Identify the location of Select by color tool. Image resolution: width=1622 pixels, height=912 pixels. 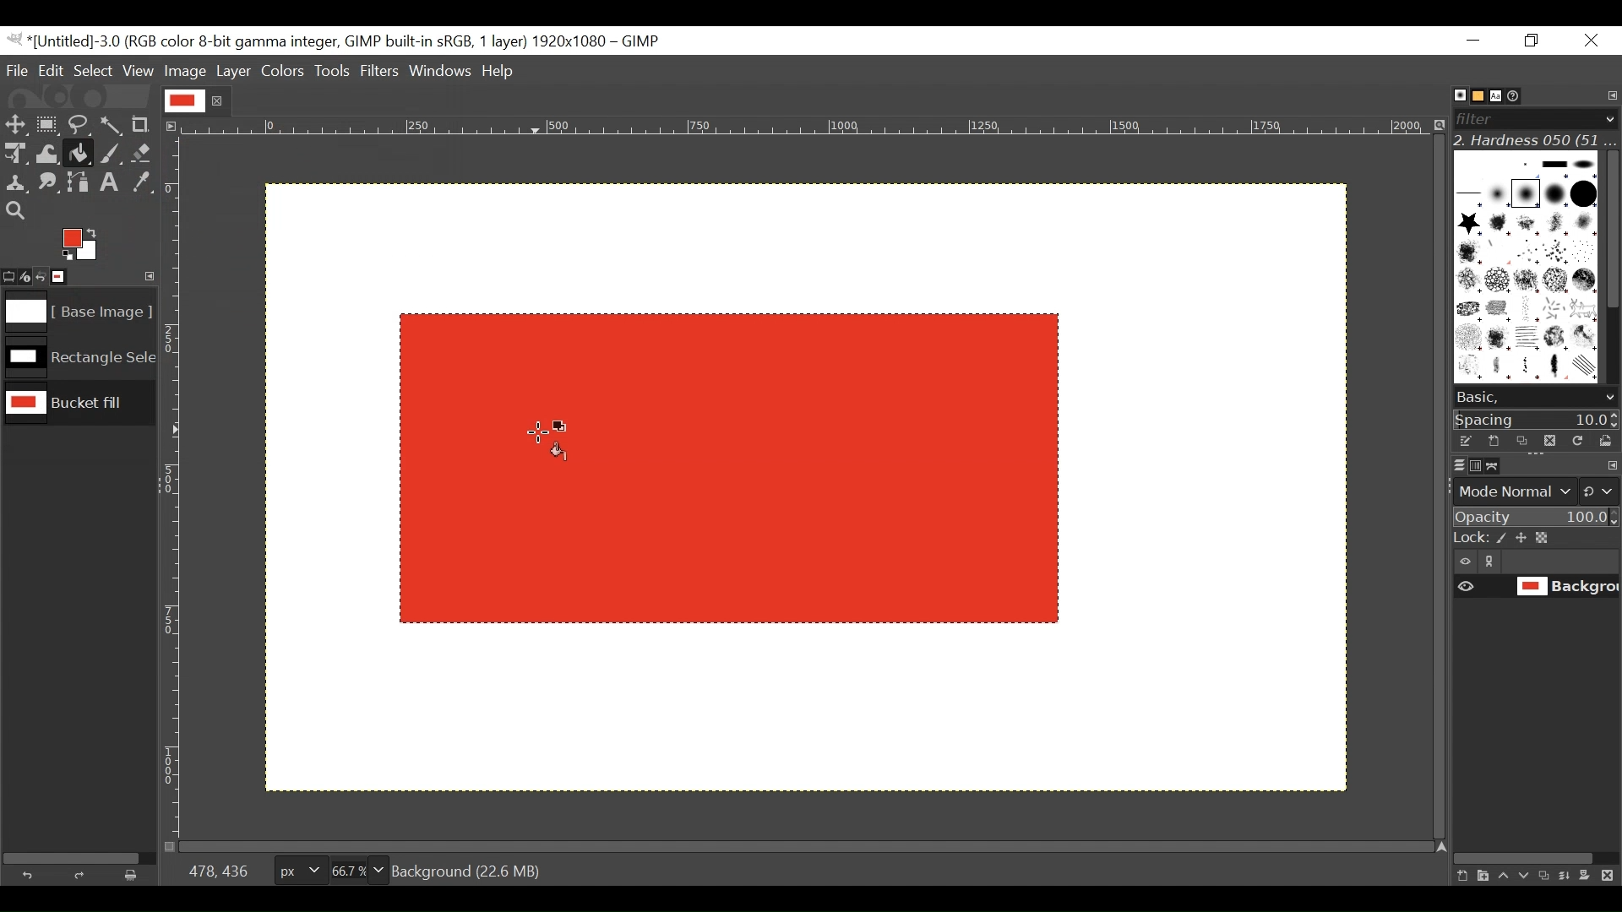
(114, 123).